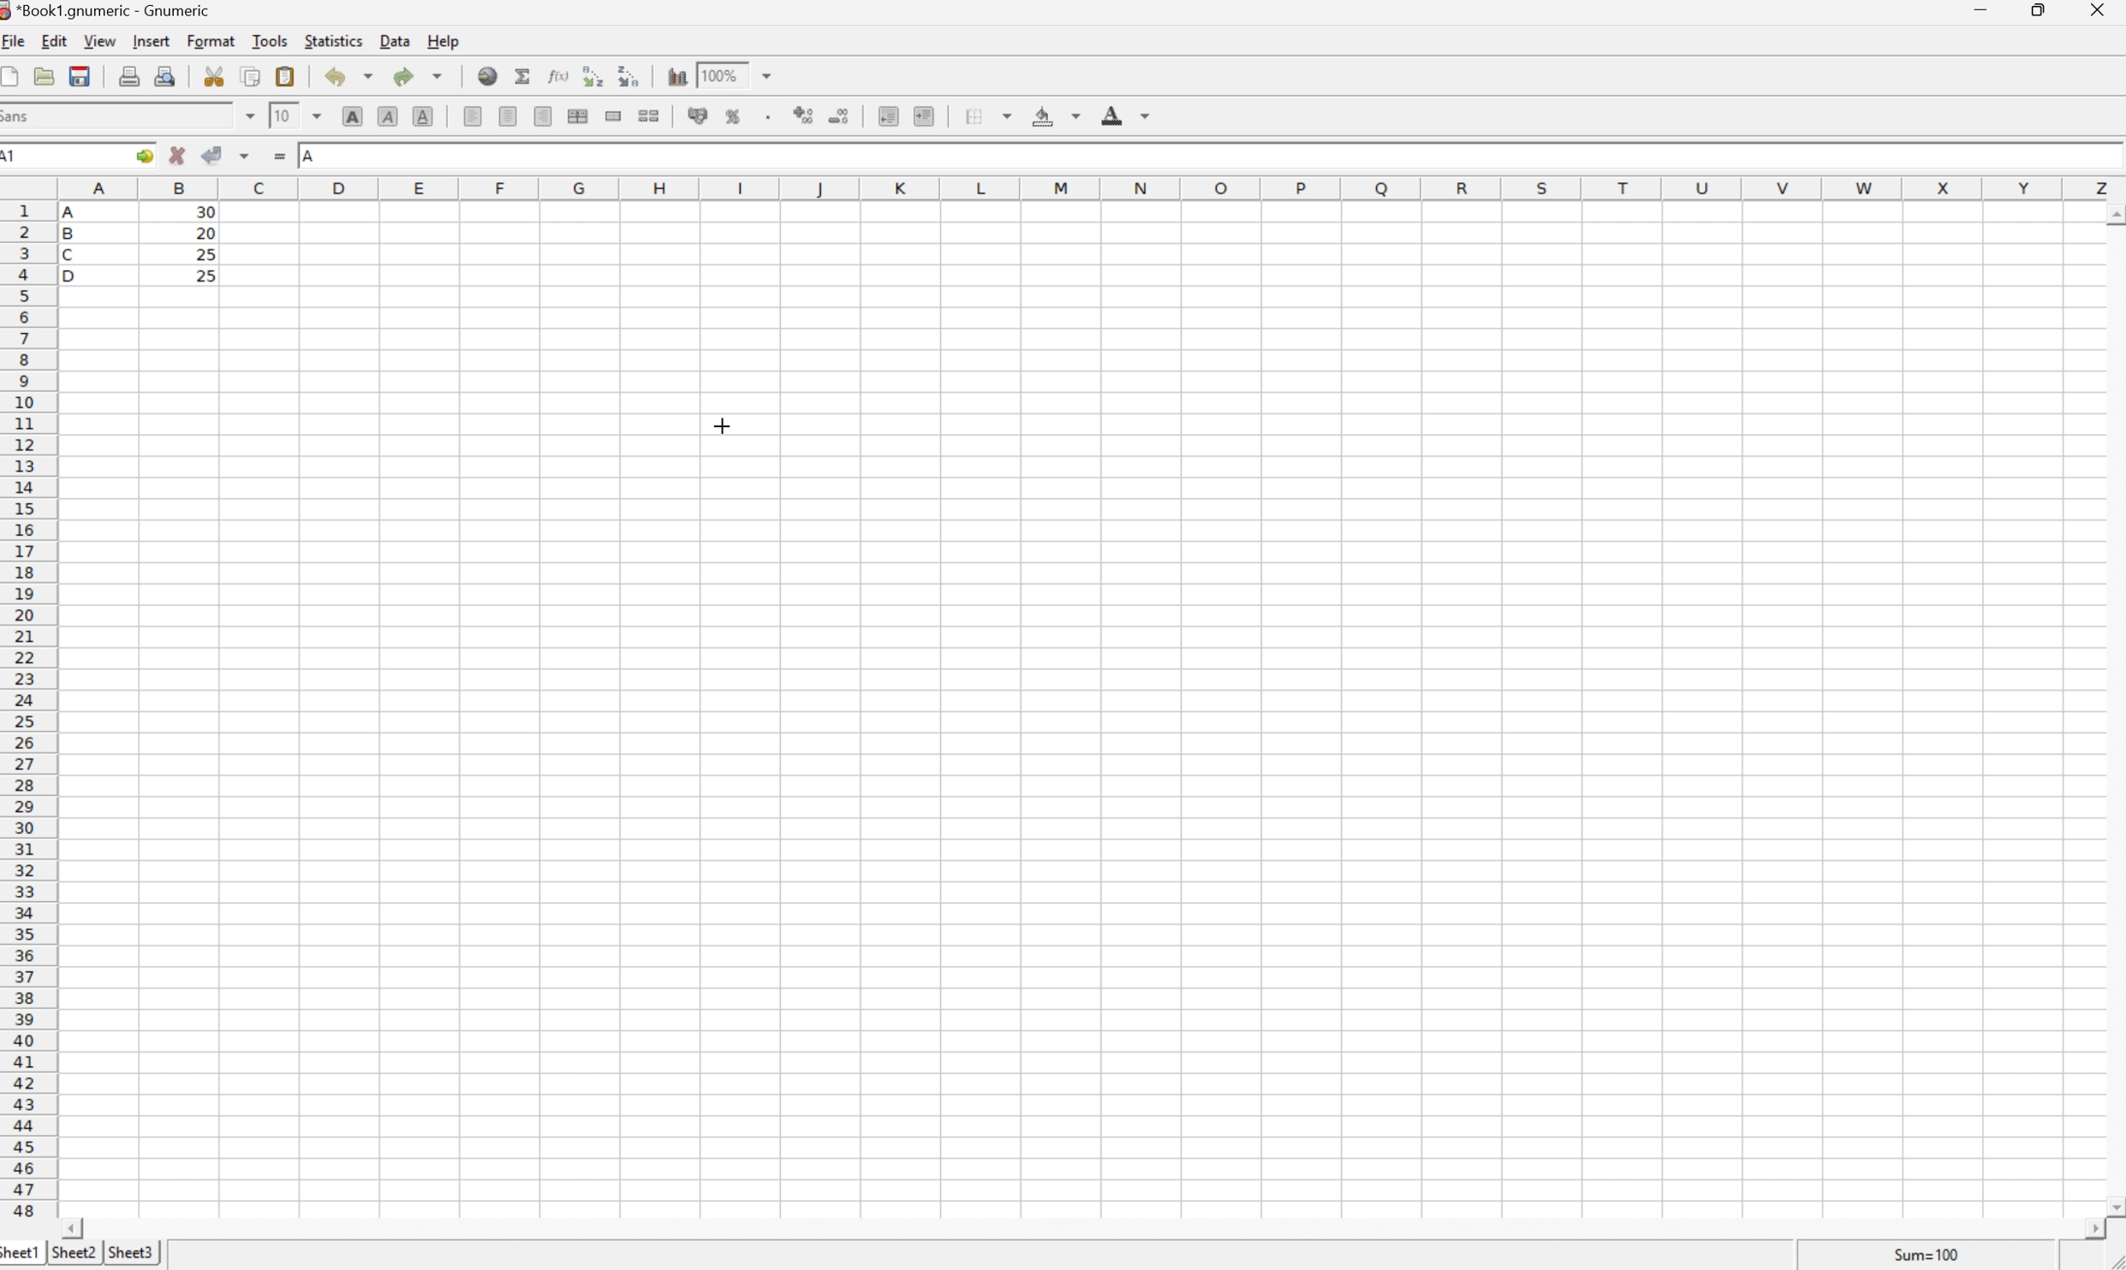 The image size is (2126, 1270). What do you see at coordinates (2112, 1205) in the screenshot?
I see `Scroll Down` at bounding box center [2112, 1205].